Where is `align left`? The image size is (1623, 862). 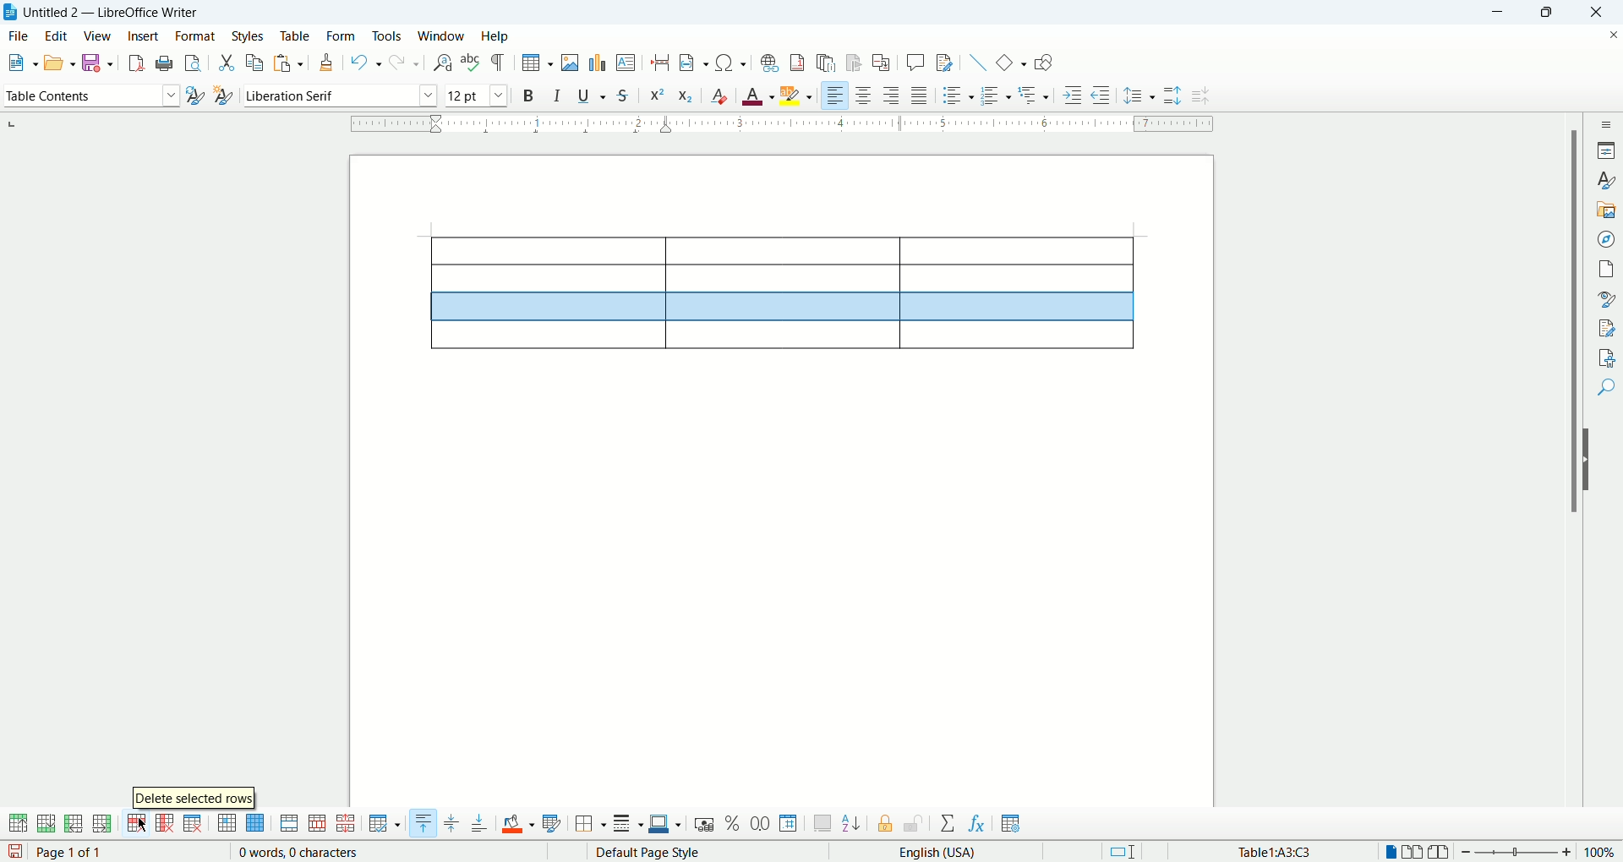
align left is located at coordinates (836, 94).